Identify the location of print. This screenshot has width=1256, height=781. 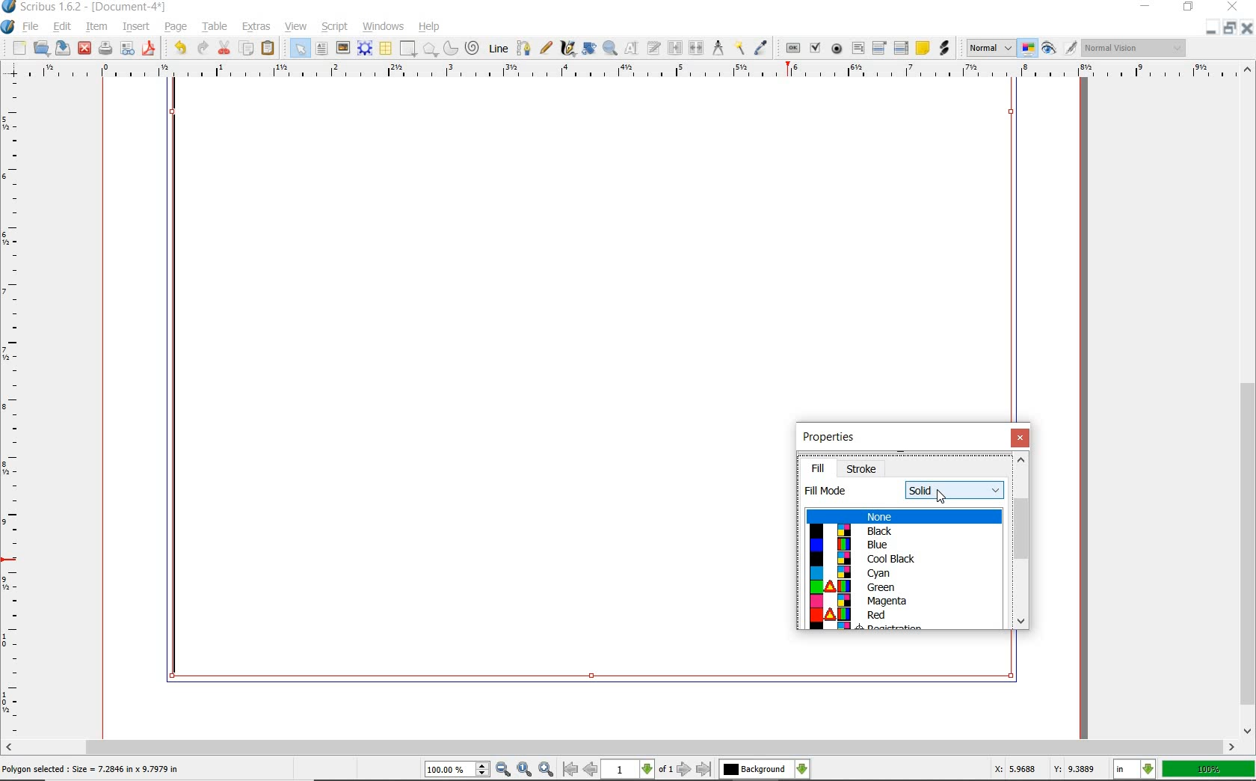
(104, 49).